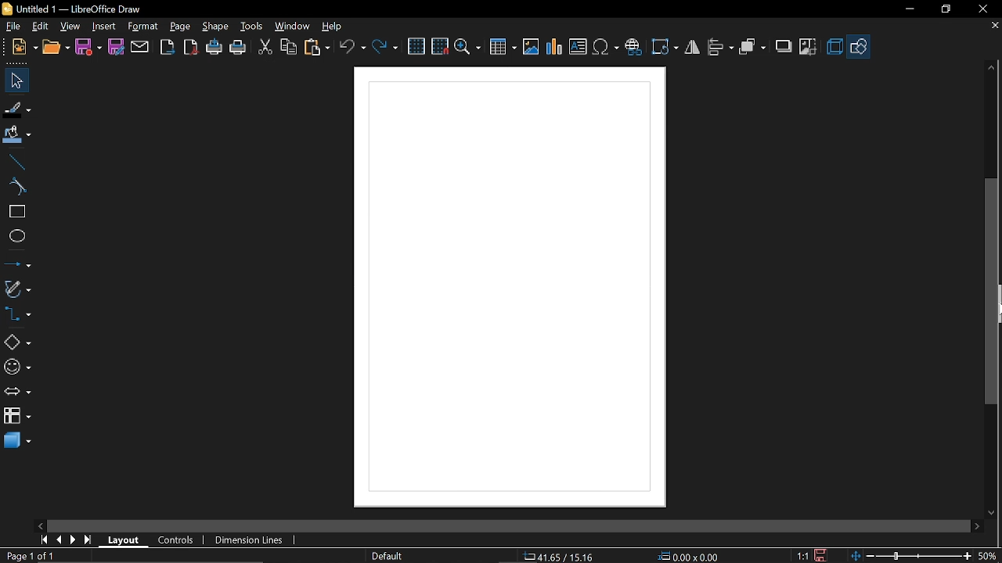  Describe the element at coordinates (663, 46) in the screenshot. I see `Transformation` at that location.